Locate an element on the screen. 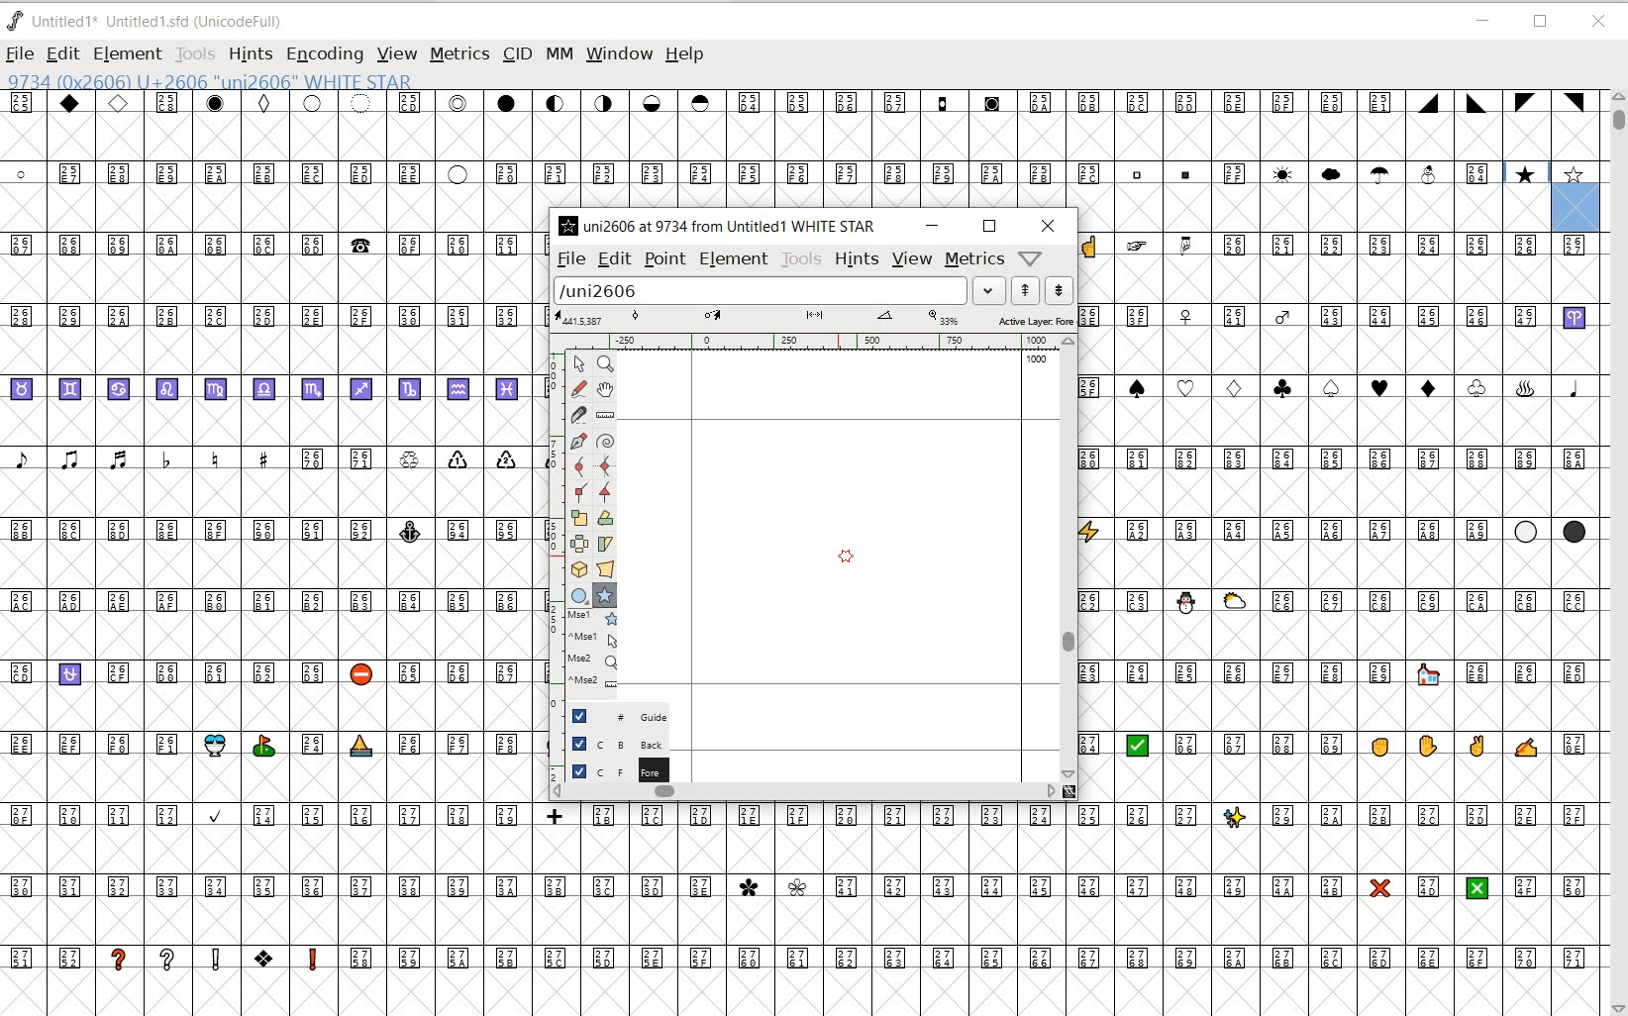 This screenshot has width=1628, height=1016. POLYGON OR STAR is located at coordinates (604, 596).